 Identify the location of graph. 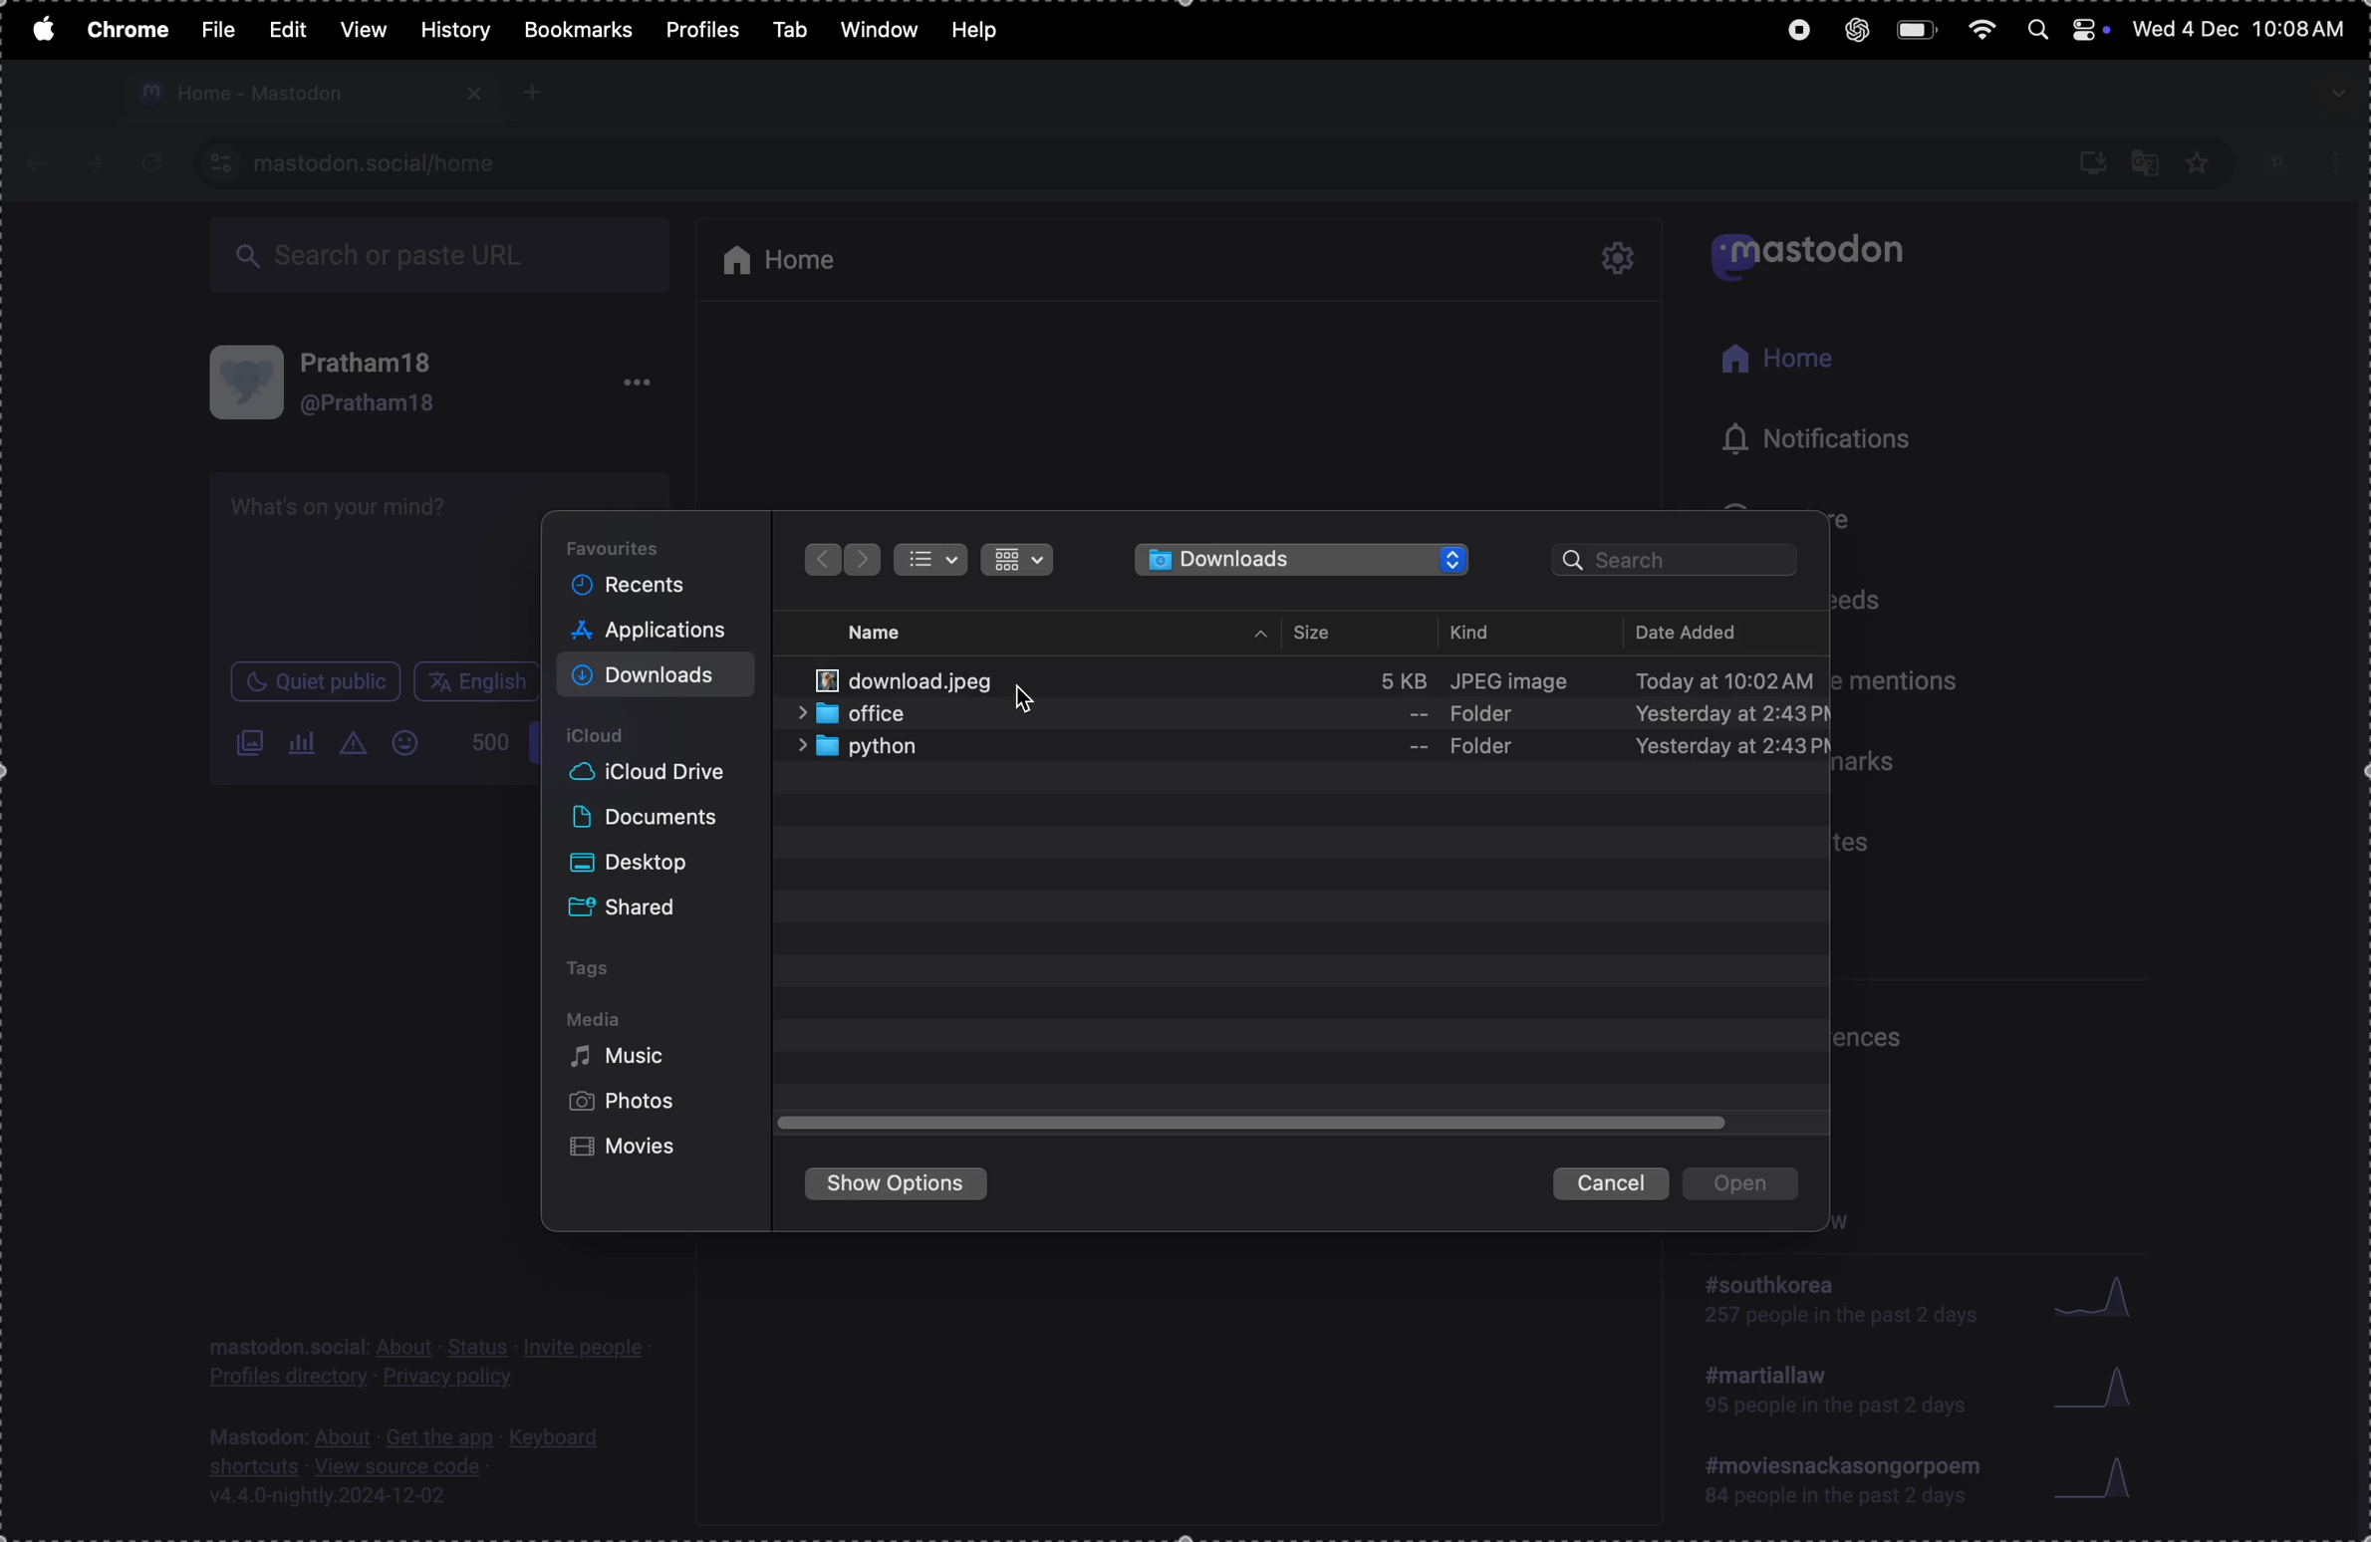
(2099, 1388).